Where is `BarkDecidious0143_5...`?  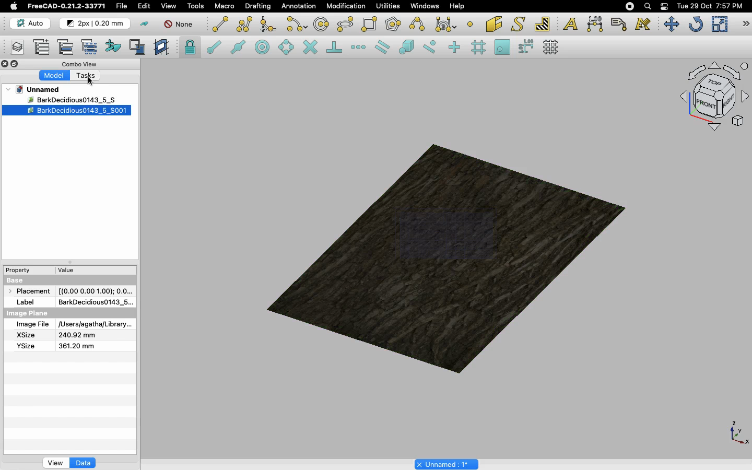
BarkDecidious0143_5... is located at coordinates (95, 302).